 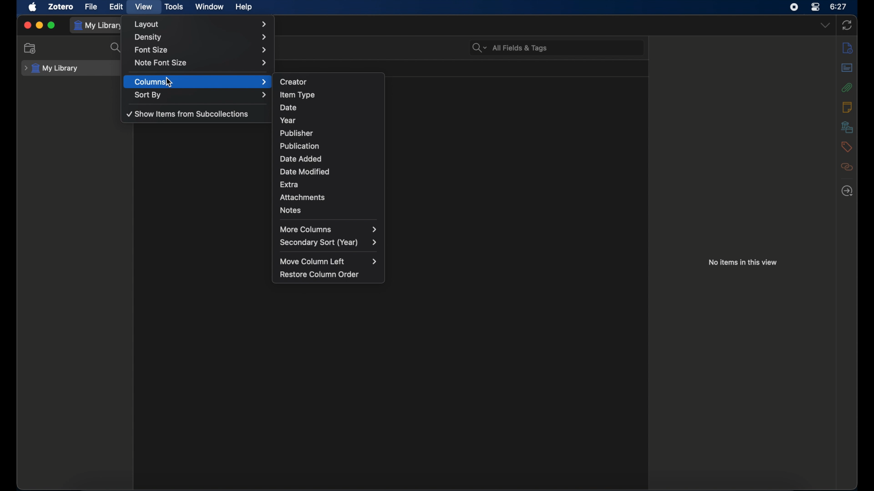 I want to click on search bar, so click(x=510, y=48).